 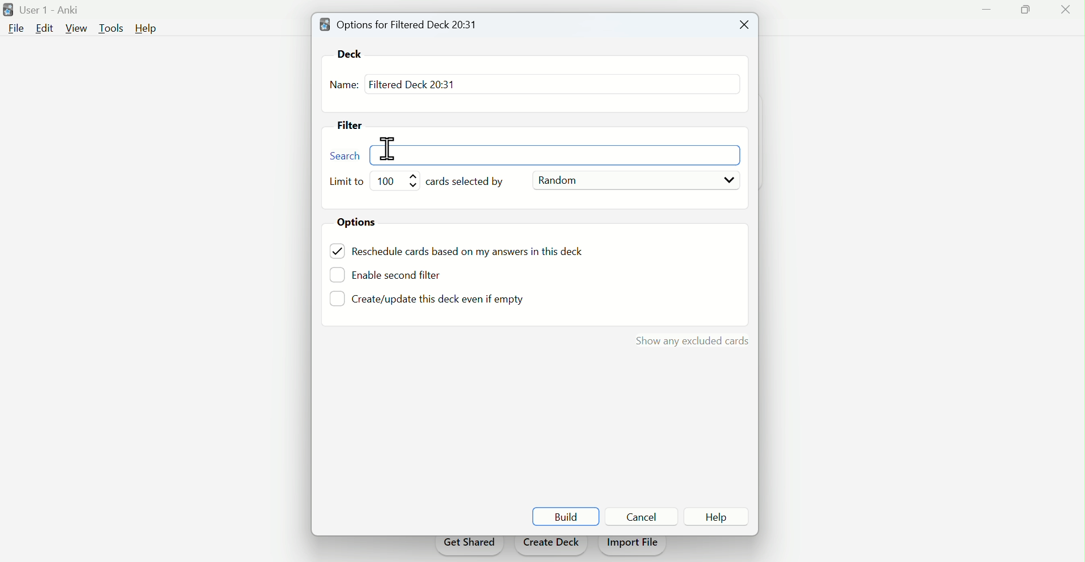 I want to click on , so click(x=717, y=517).